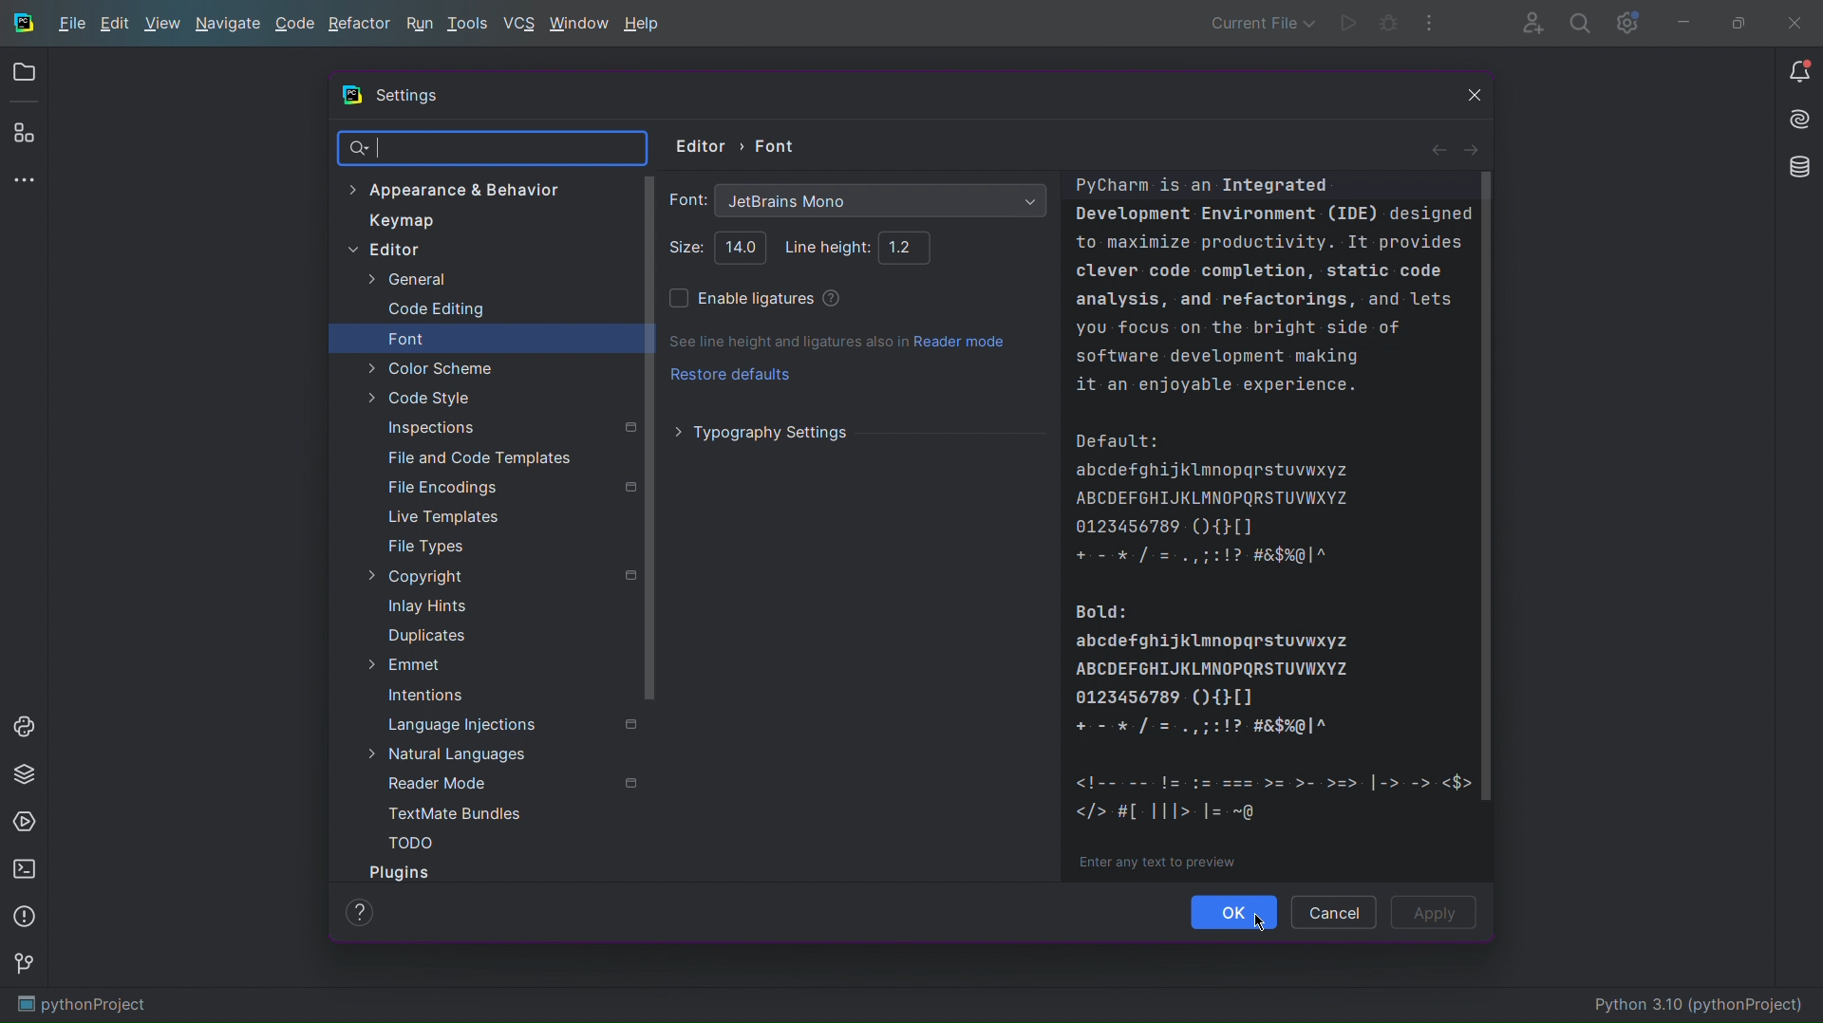 The width and height of the screenshot is (1823, 1023). I want to click on File Types, so click(426, 547).